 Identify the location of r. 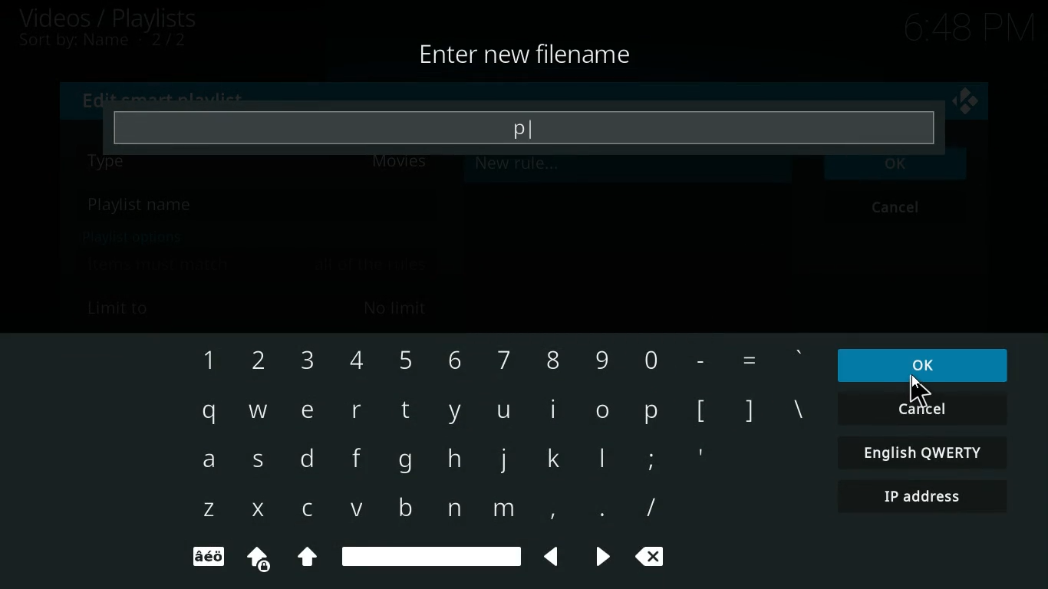
(357, 410).